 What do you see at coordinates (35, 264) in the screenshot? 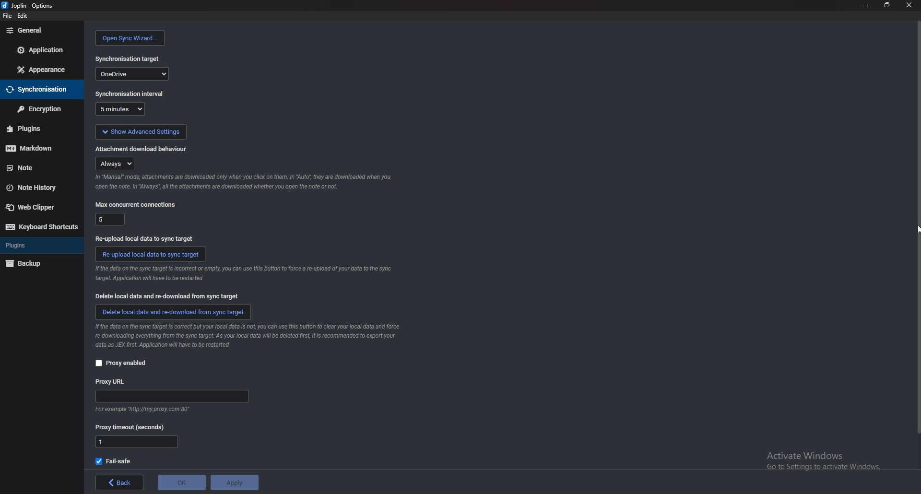
I see `backup` at bounding box center [35, 264].